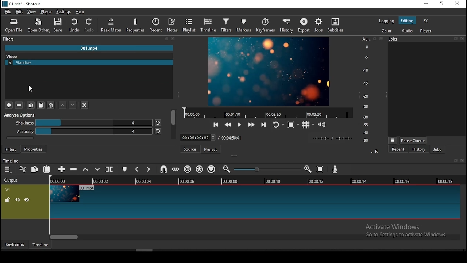 This screenshot has width=467, height=263. Describe the element at coordinates (13, 149) in the screenshot. I see `filters` at that location.